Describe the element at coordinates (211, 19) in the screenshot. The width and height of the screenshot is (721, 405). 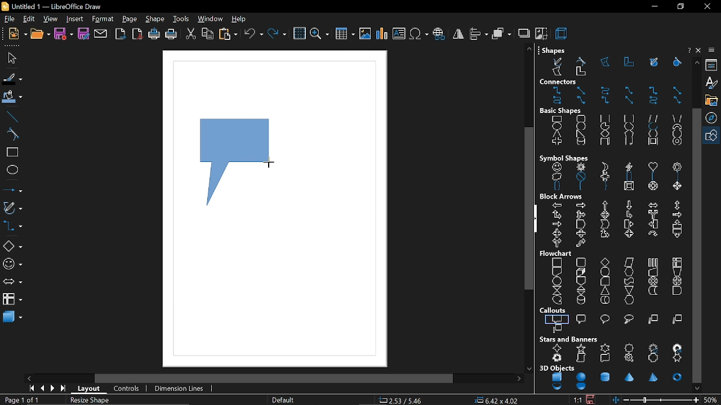
I see `window` at that location.